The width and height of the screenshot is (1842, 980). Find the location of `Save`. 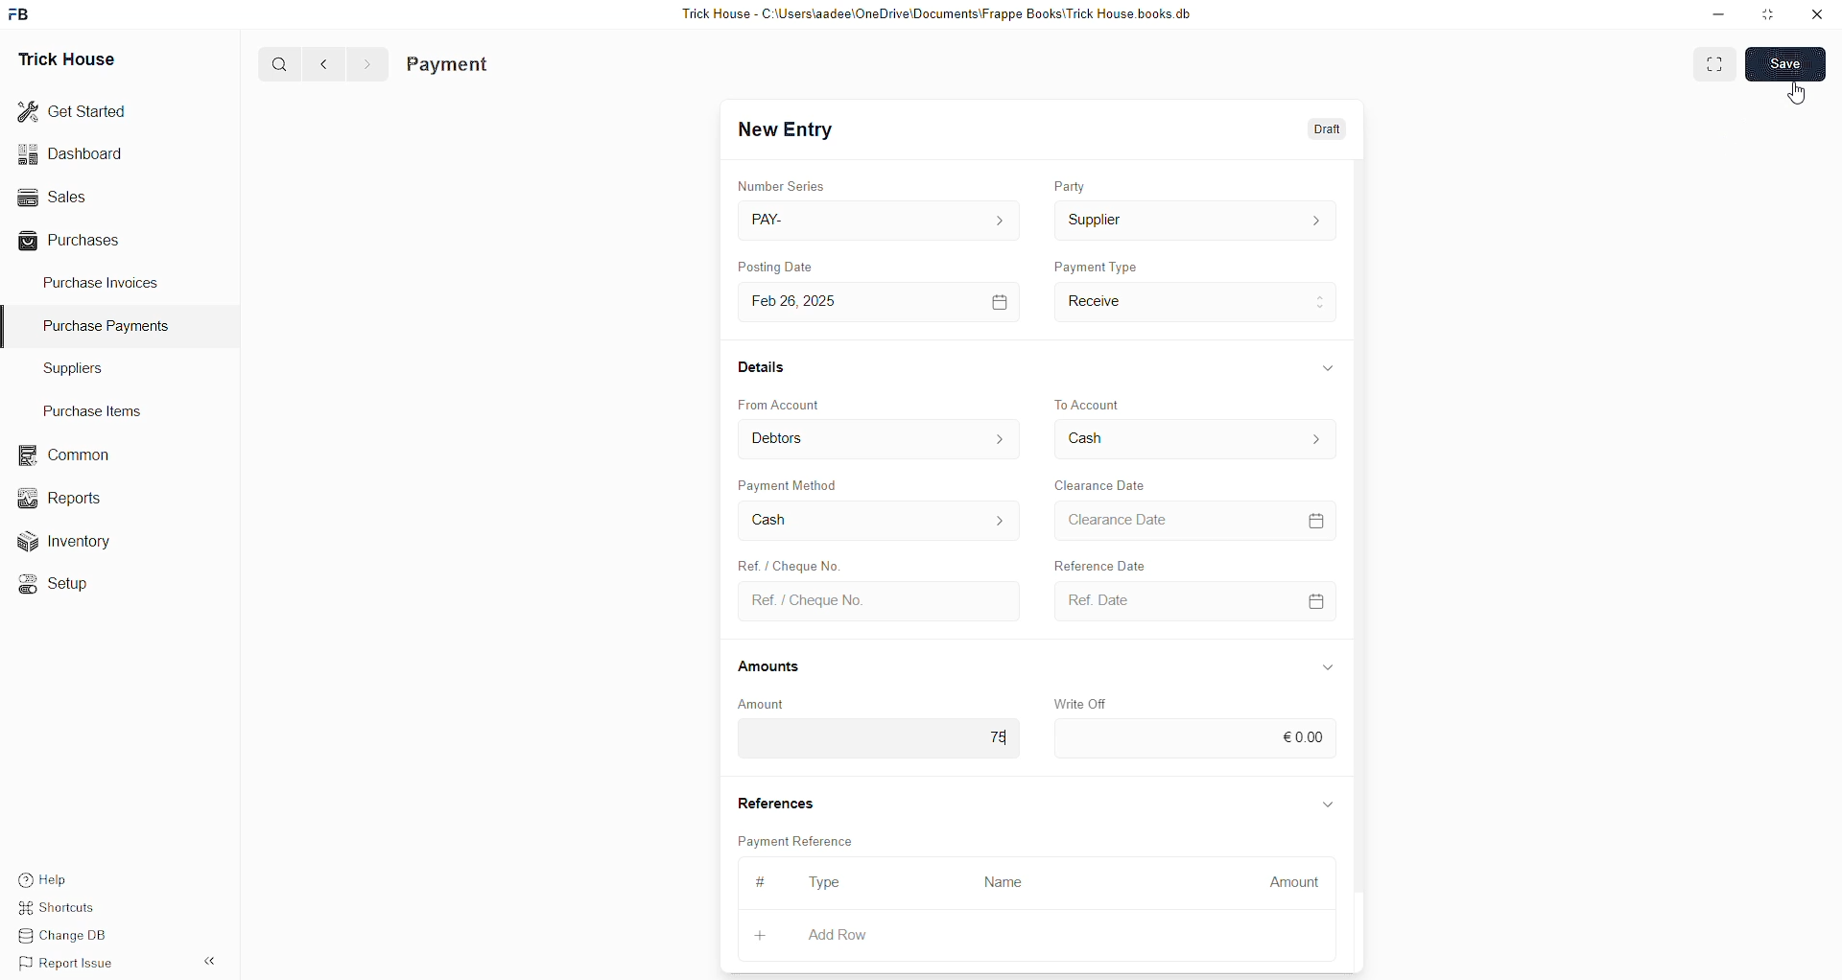

Save is located at coordinates (1783, 65).